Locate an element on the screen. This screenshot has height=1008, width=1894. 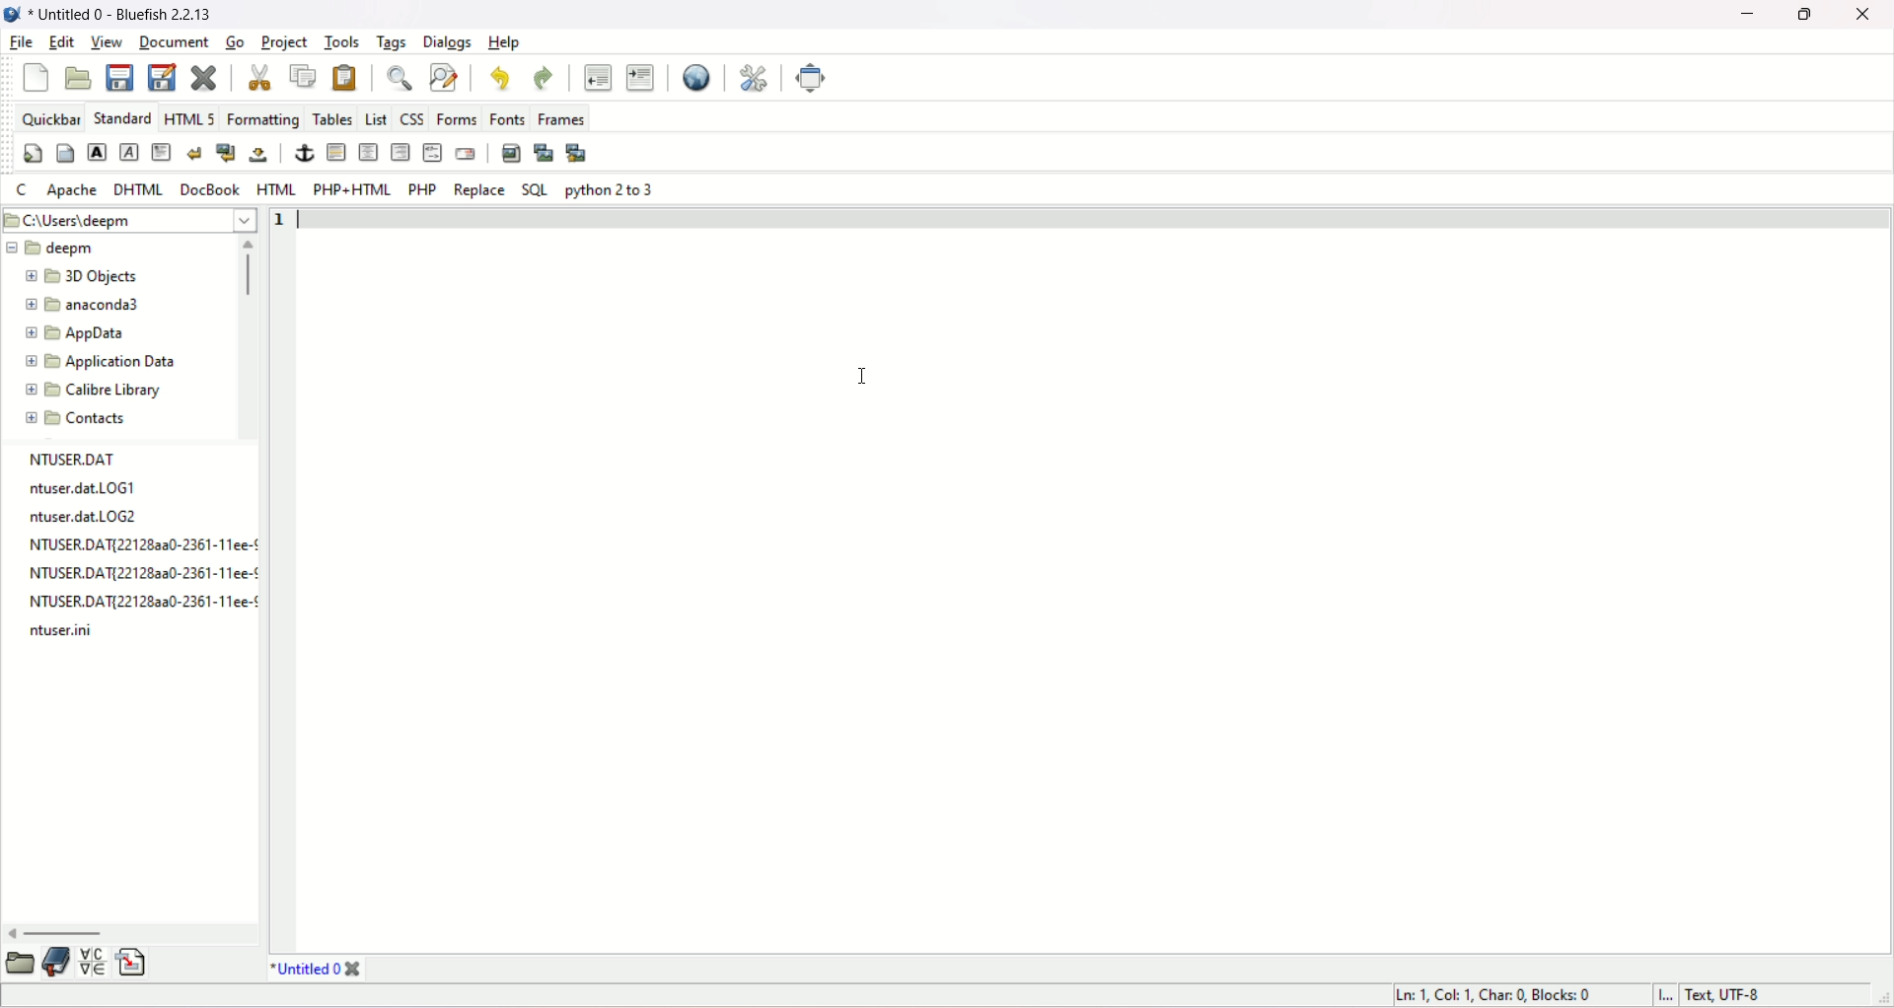
non breaking space is located at coordinates (256, 153).